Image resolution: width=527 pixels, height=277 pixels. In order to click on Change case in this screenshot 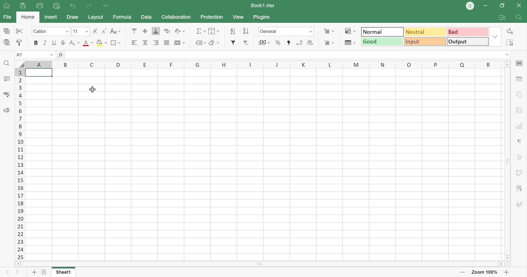, I will do `click(116, 31)`.